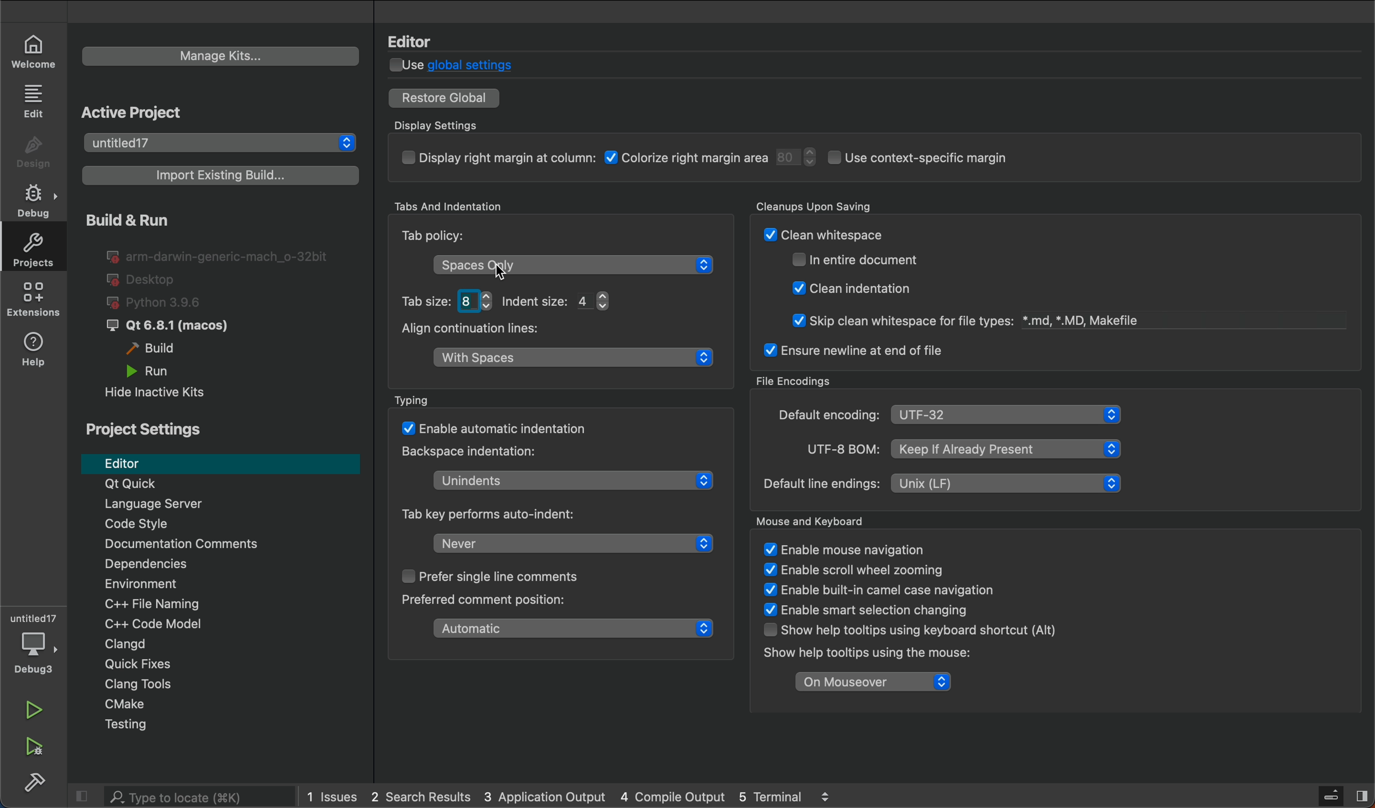 This screenshot has width=1375, height=808. What do you see at coordinates (231, 646) in the screenshot?
I see `Clangd` at bounding box center [231, 646].